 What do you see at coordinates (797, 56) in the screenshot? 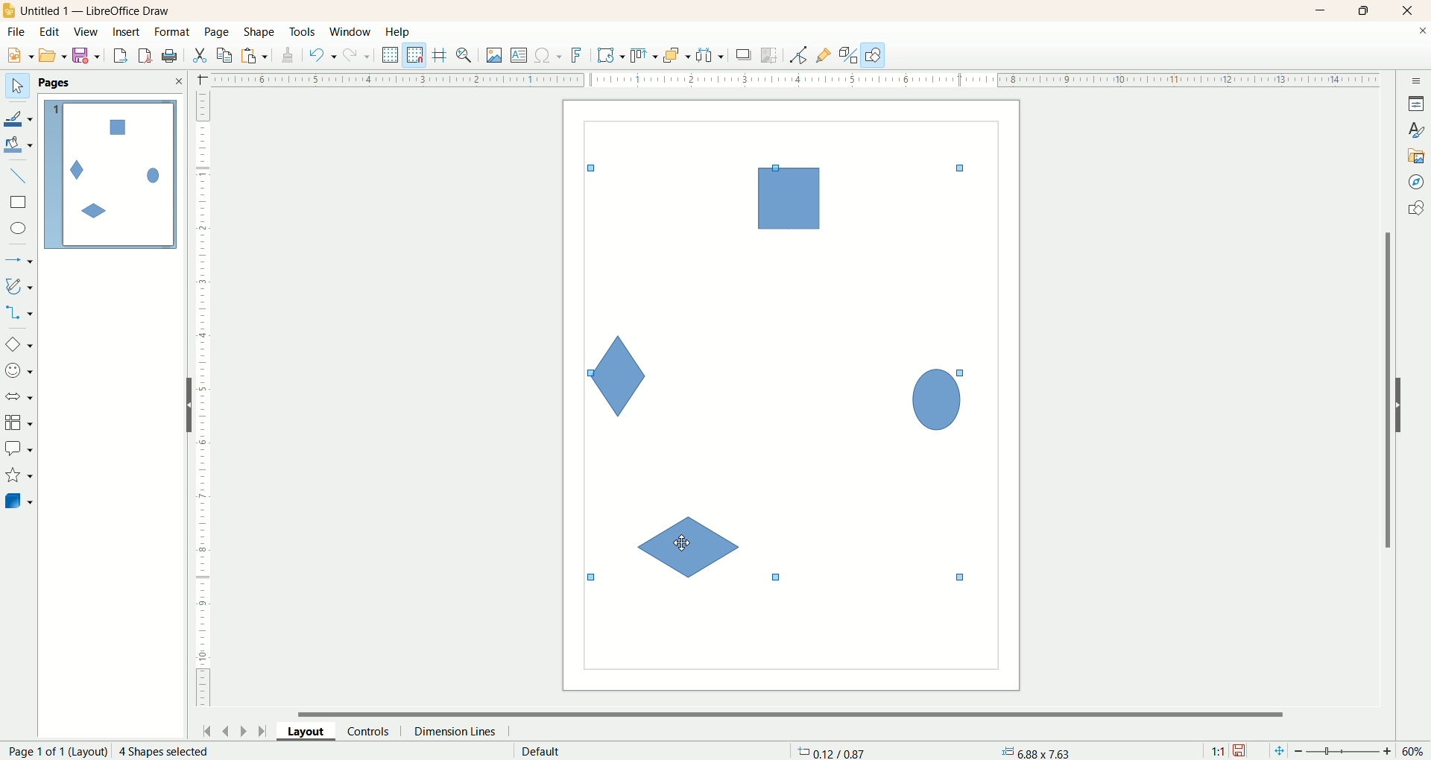
I see `point edit mode` at bounding box center [797, 56].